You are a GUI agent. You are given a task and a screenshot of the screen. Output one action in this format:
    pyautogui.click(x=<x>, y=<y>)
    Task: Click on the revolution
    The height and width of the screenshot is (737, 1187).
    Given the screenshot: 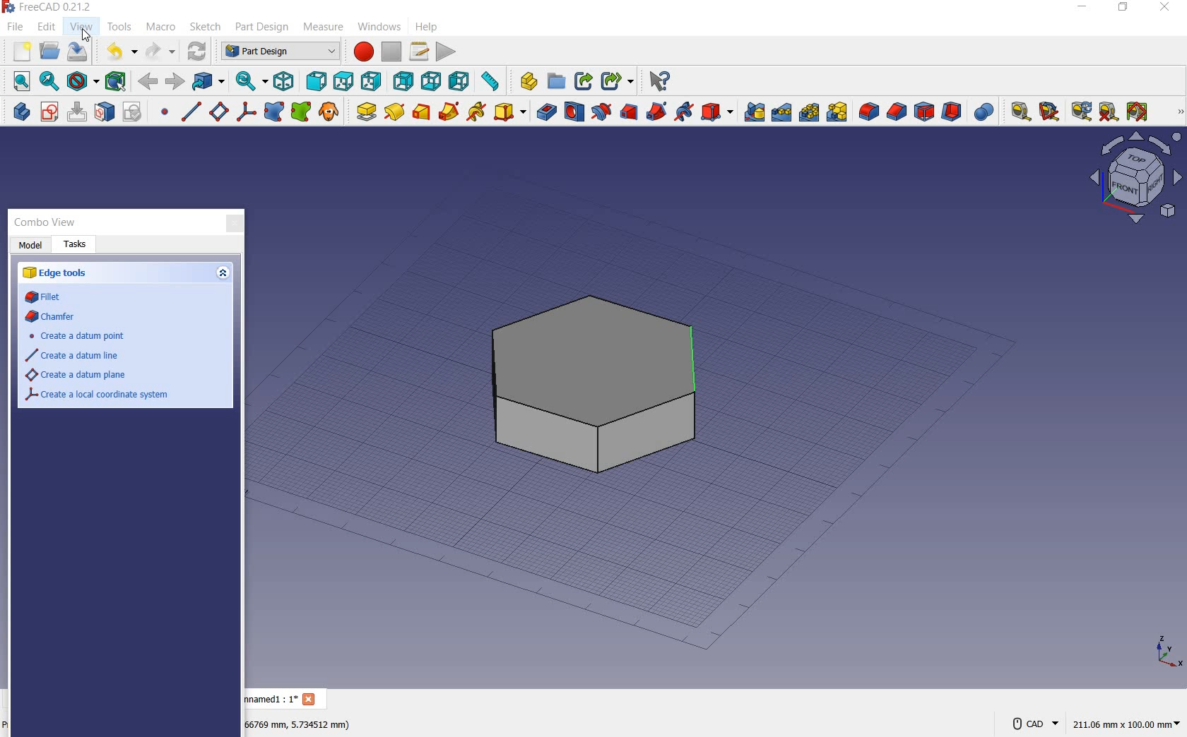 What is the action you would take?
    pyautogui.click(x=394, y=111)
    